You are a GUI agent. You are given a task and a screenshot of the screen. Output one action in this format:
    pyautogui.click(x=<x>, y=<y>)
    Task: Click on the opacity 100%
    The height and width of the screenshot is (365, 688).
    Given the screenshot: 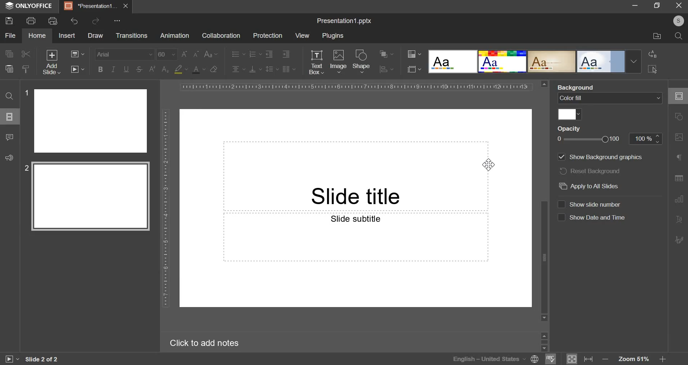 What is the action you would take?
    pyautogui.click(x=647, y=138)
    